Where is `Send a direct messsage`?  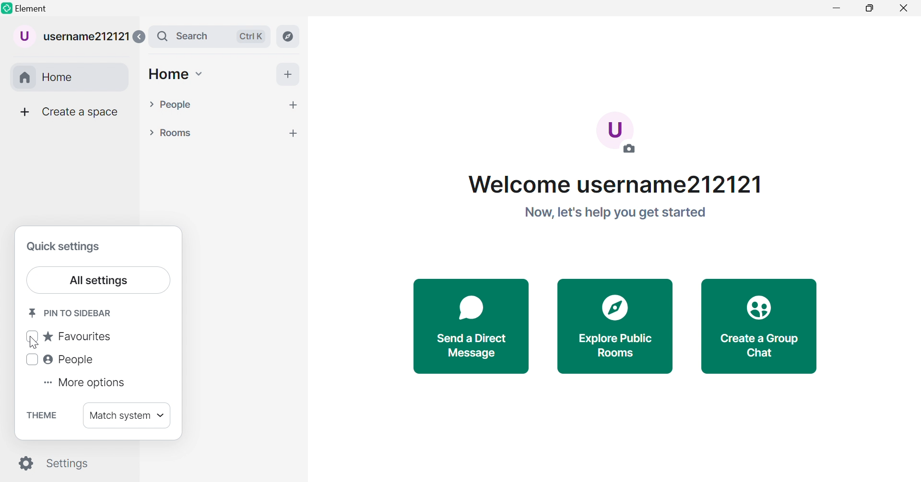
Send a direct messsage is located at coordinates (471, 346).